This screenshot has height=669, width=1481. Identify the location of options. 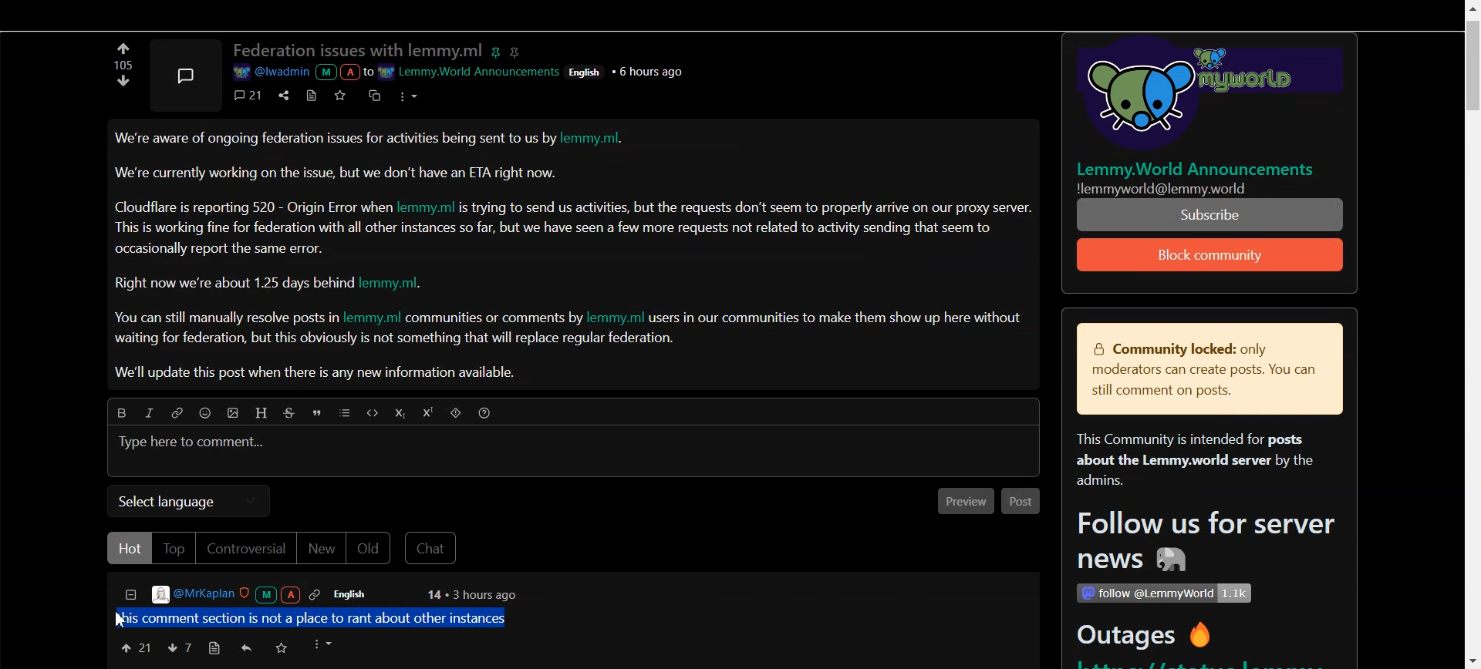
(325, 644).